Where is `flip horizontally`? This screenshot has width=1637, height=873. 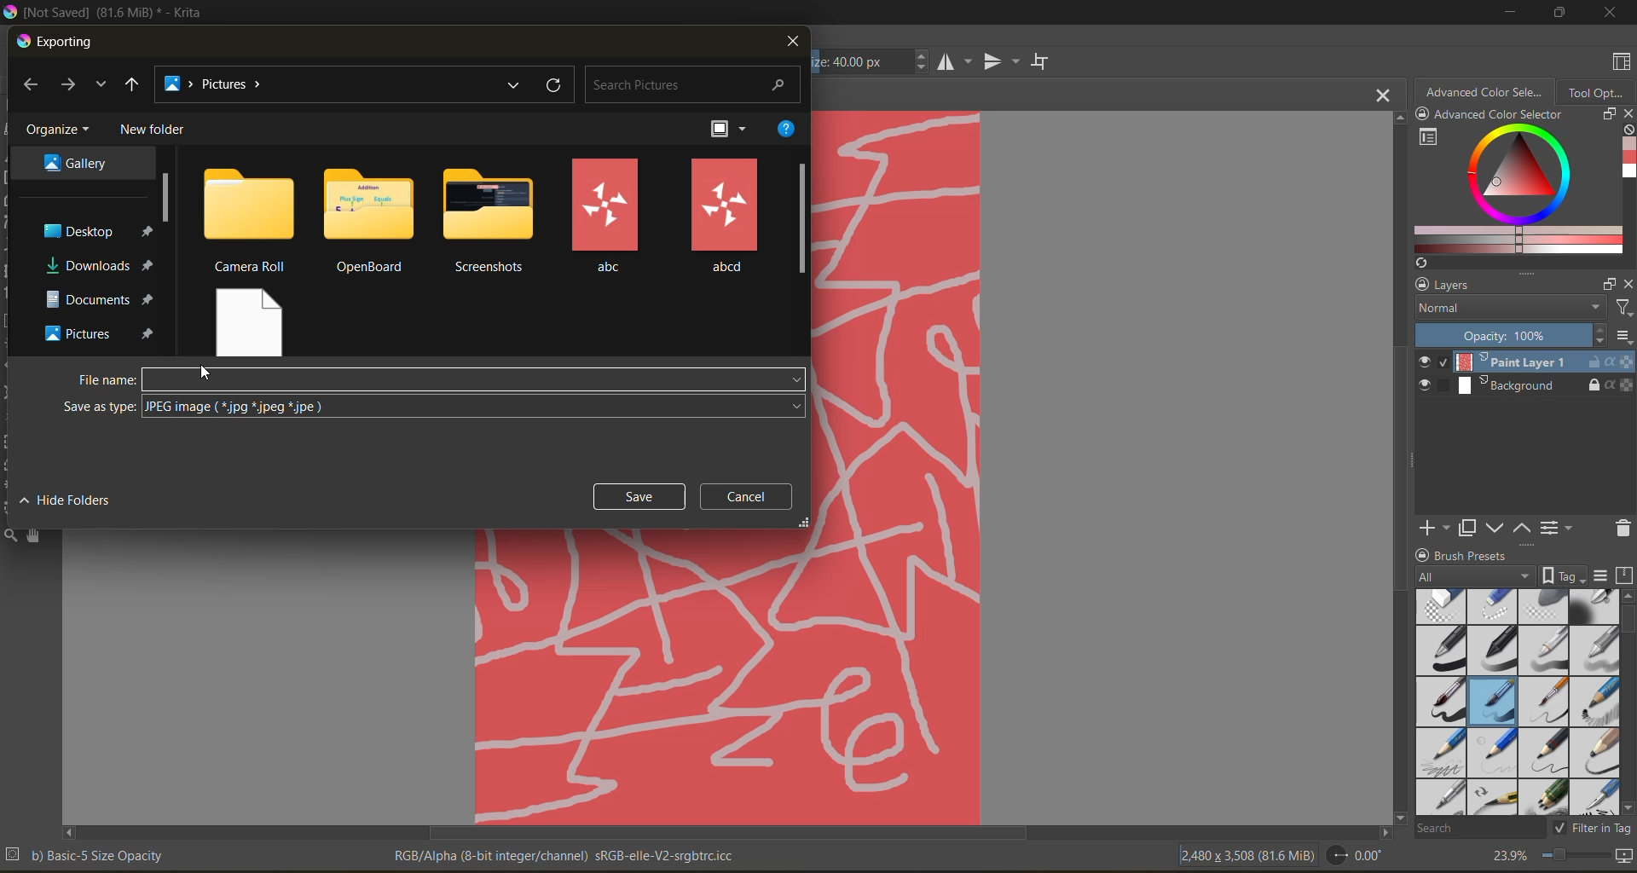
flip horizontally is located at coordinates (952, 61).